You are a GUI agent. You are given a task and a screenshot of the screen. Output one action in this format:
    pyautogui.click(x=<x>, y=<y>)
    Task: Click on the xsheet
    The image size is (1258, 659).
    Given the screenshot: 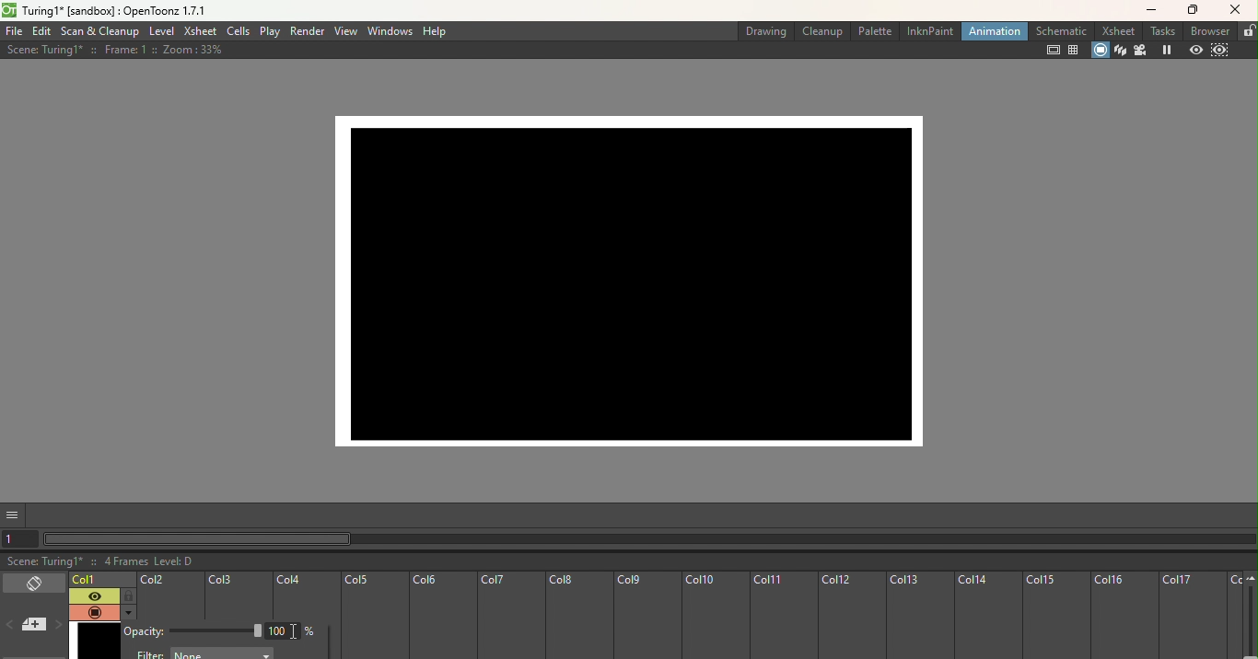 What is the action you would take?
    pyautogui.click(x=199, y=31)
    